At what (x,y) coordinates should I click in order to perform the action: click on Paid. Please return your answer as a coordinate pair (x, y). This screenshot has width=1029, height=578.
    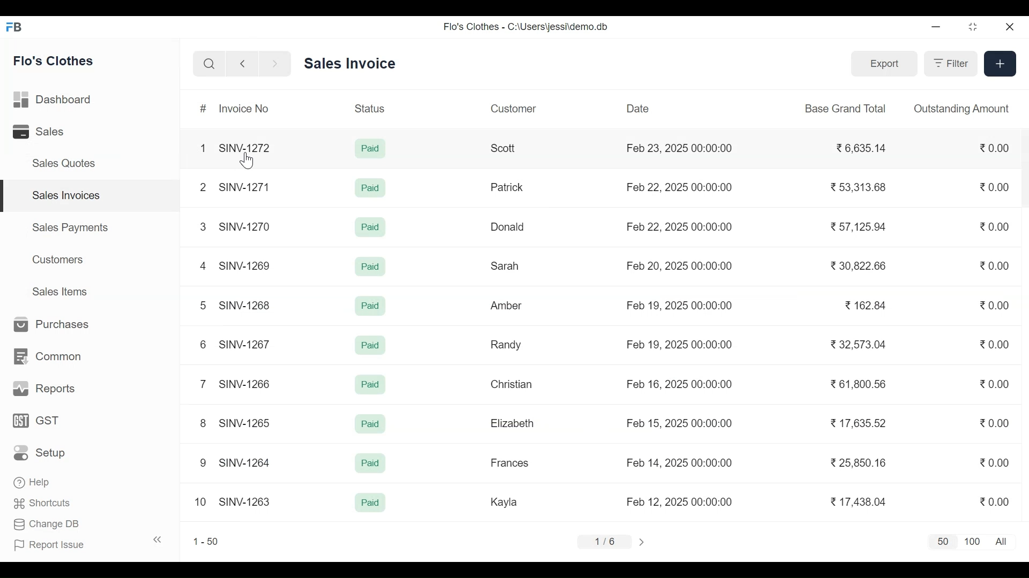
    Looking at the image, I should click on (370, 463).